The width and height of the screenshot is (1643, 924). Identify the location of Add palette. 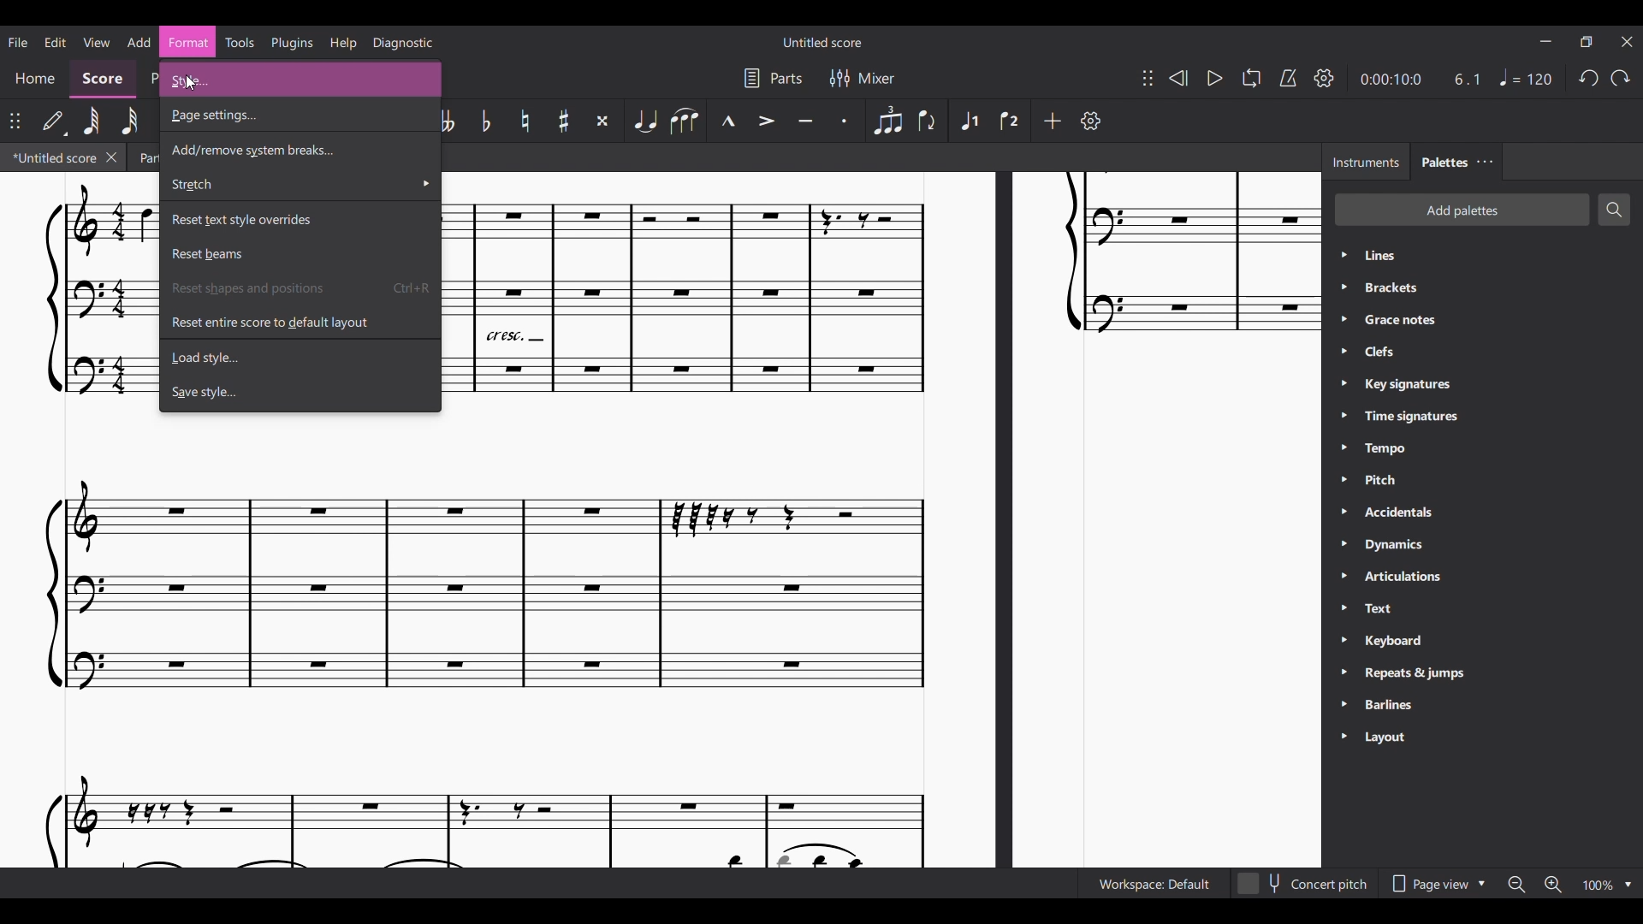
(1462, 210).